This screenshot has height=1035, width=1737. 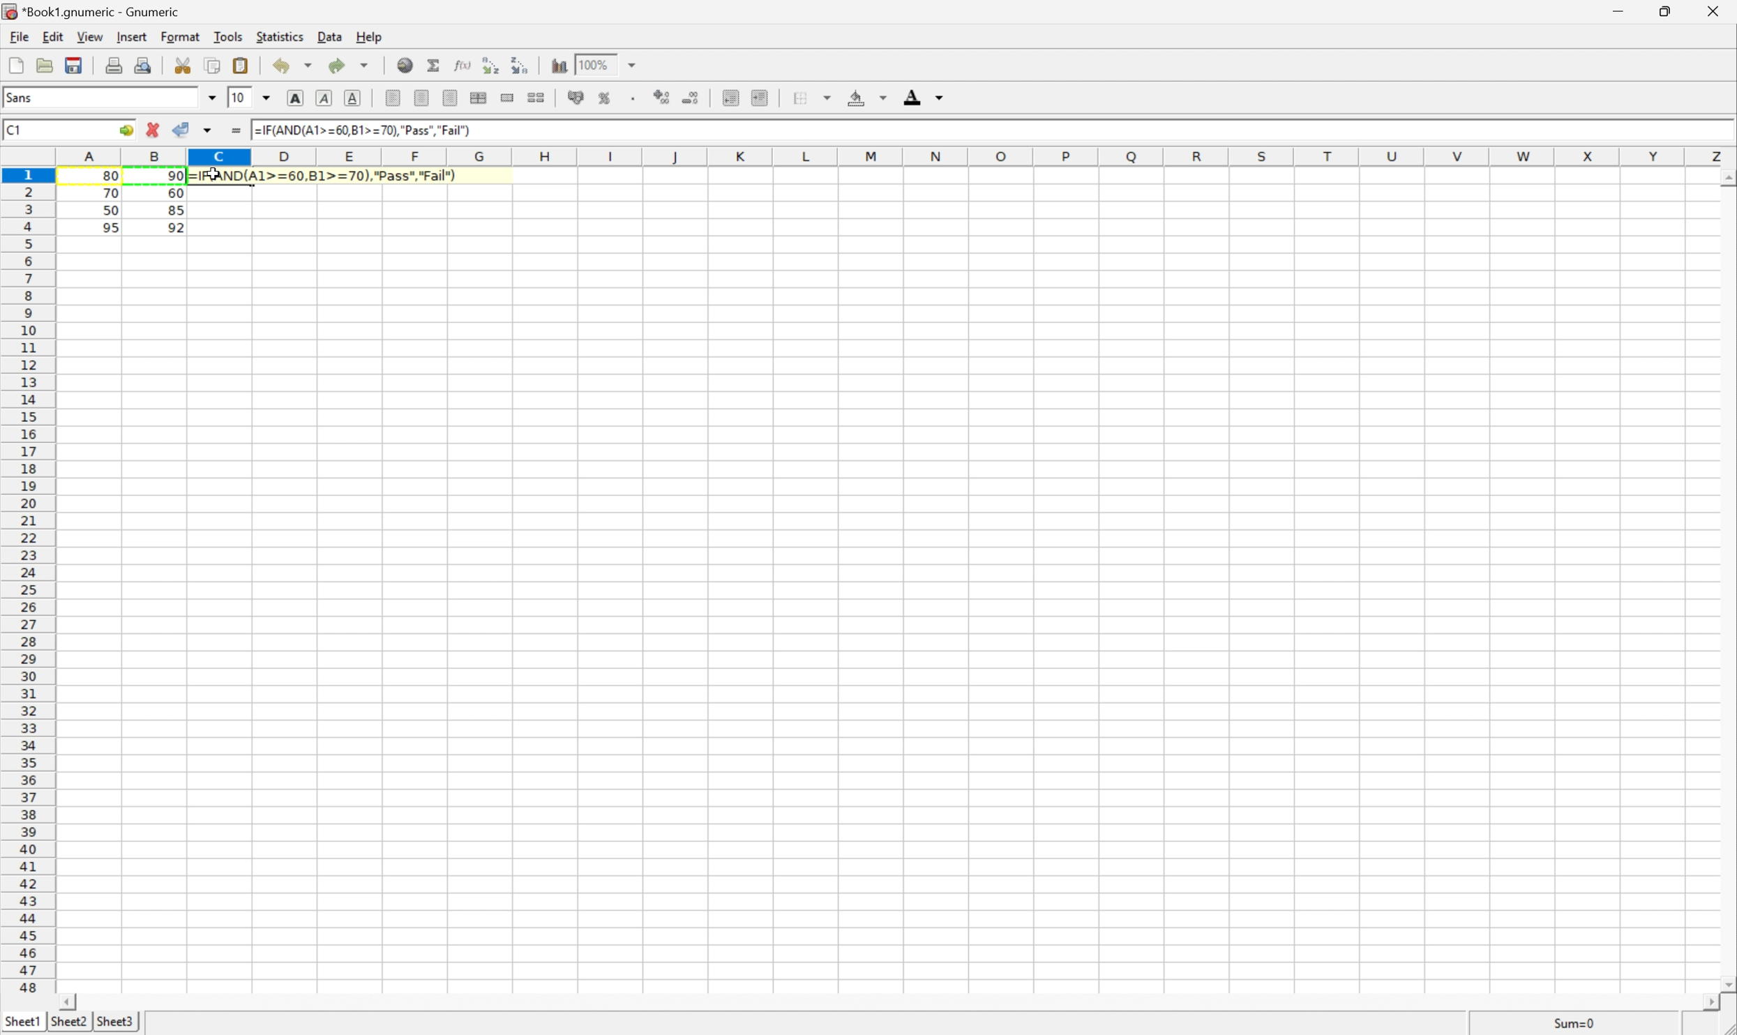 I want to click on Tools, so click(x=227, y=36).